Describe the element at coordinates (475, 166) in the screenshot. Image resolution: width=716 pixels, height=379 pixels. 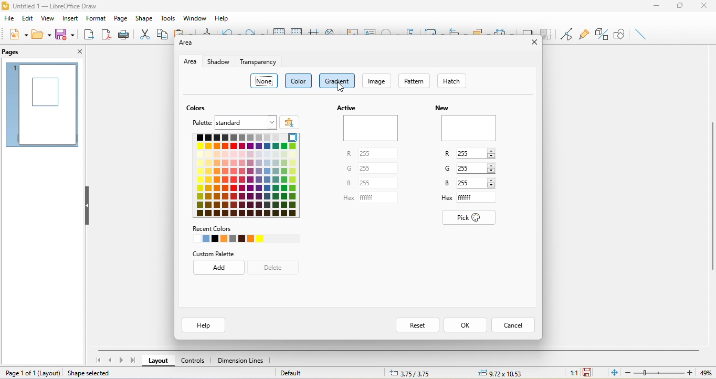
I see `255` at that location.